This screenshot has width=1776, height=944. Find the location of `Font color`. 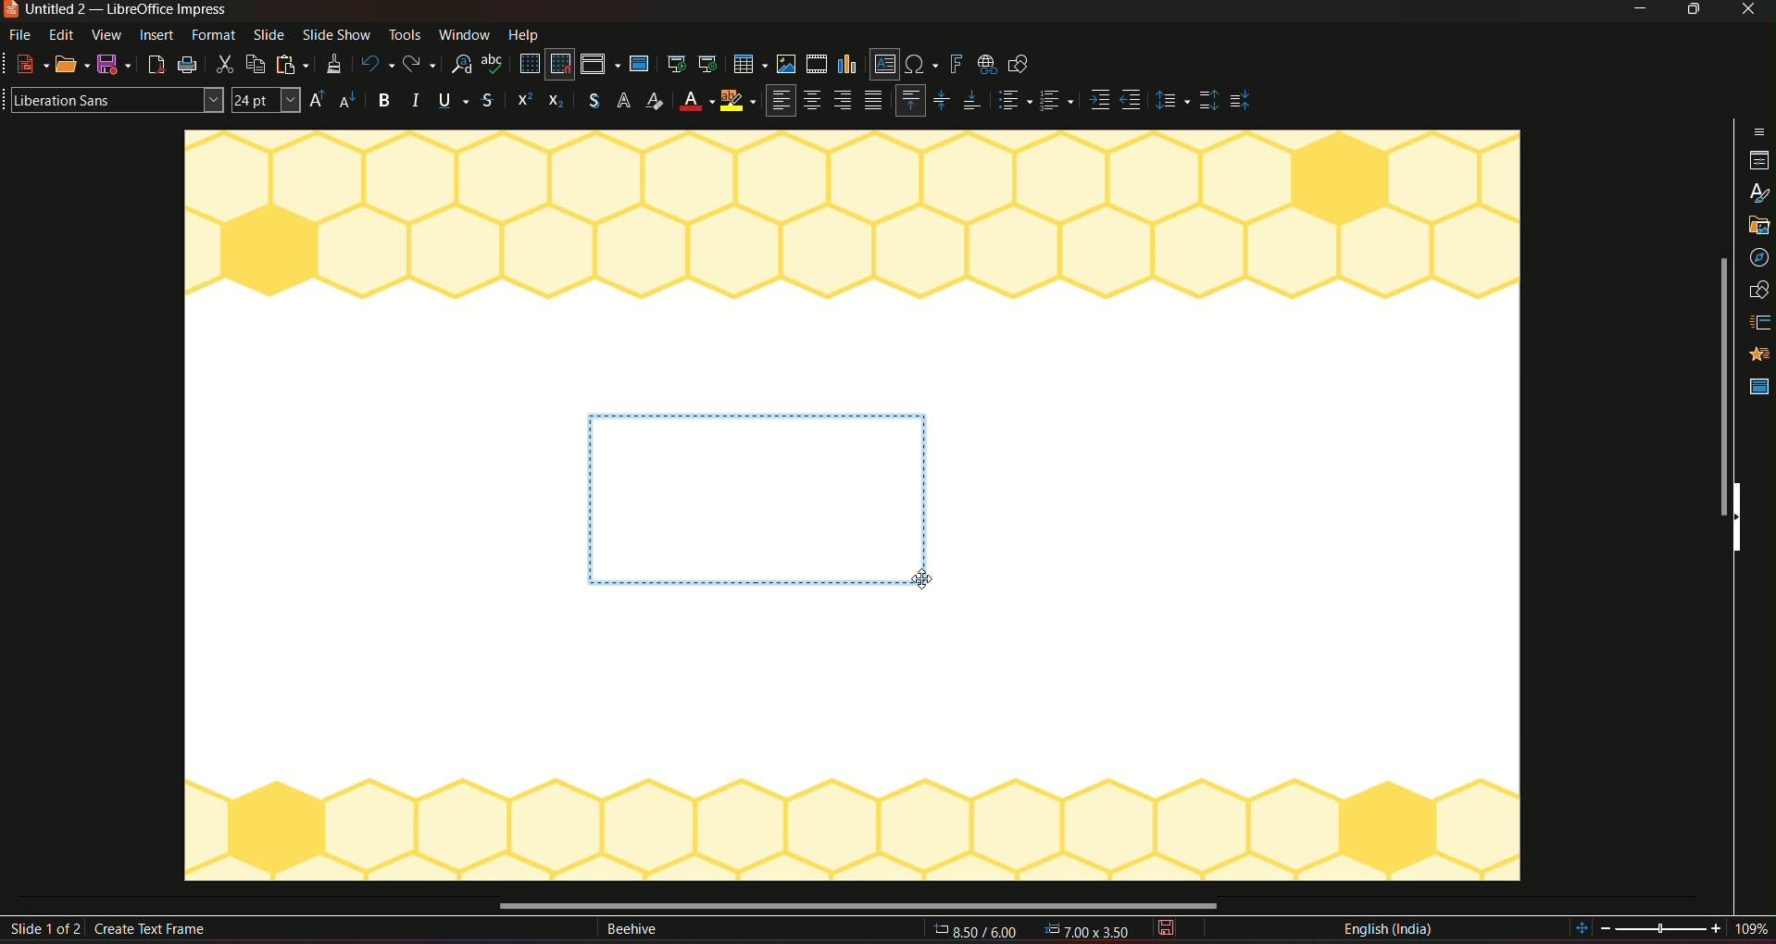

Font color is located at coordinates (655, 101).